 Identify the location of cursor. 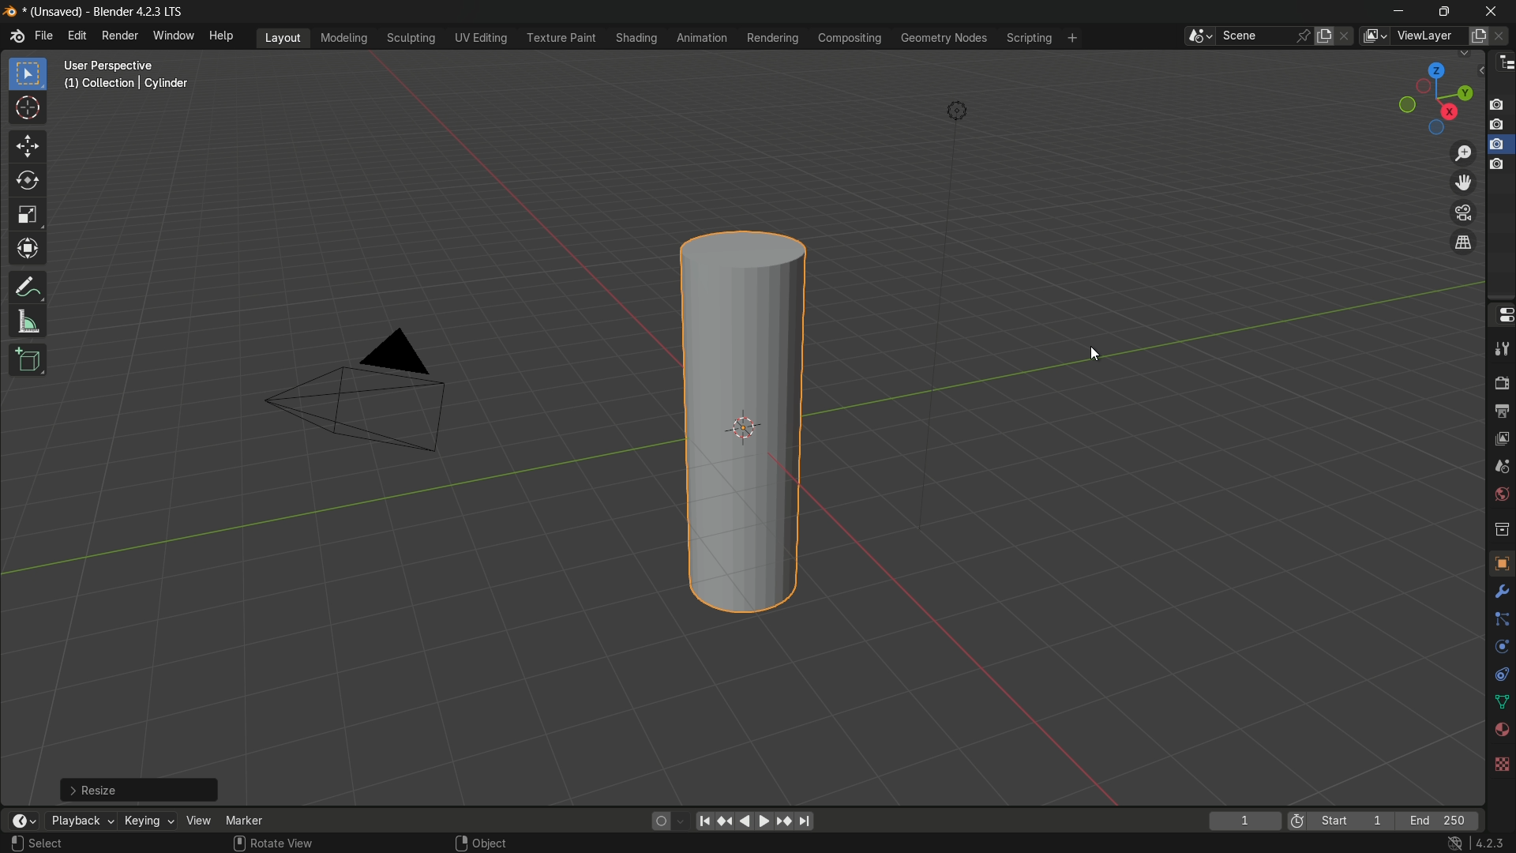
(28, 110).